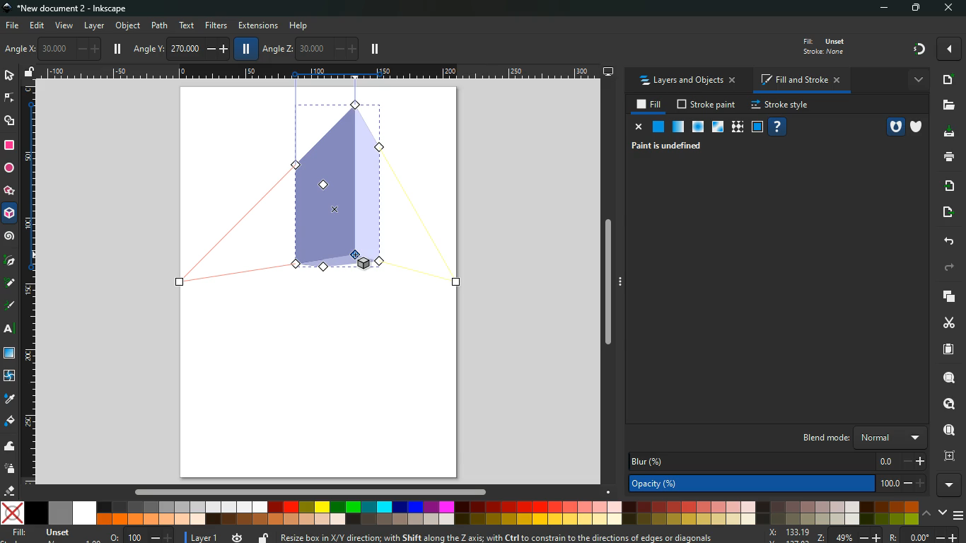 The width and height of the screenshot is (966, 543). What do you see at coordinates (8, 146) in the screenshot?
I see `rectangle` at bounding box center [8, 146].